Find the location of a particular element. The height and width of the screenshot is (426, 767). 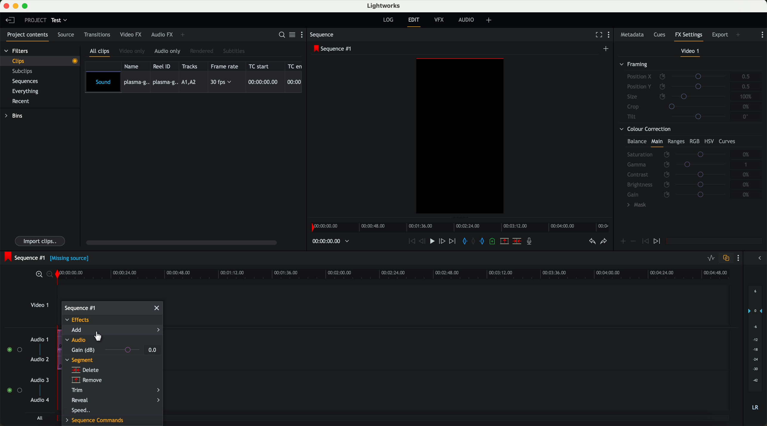

workspace is located at coordinates (460, 137).